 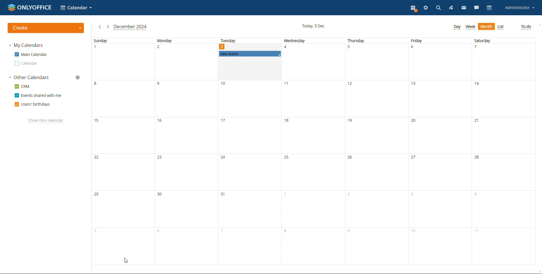 I want to click on events shared with me, so click(x=38, y=95).